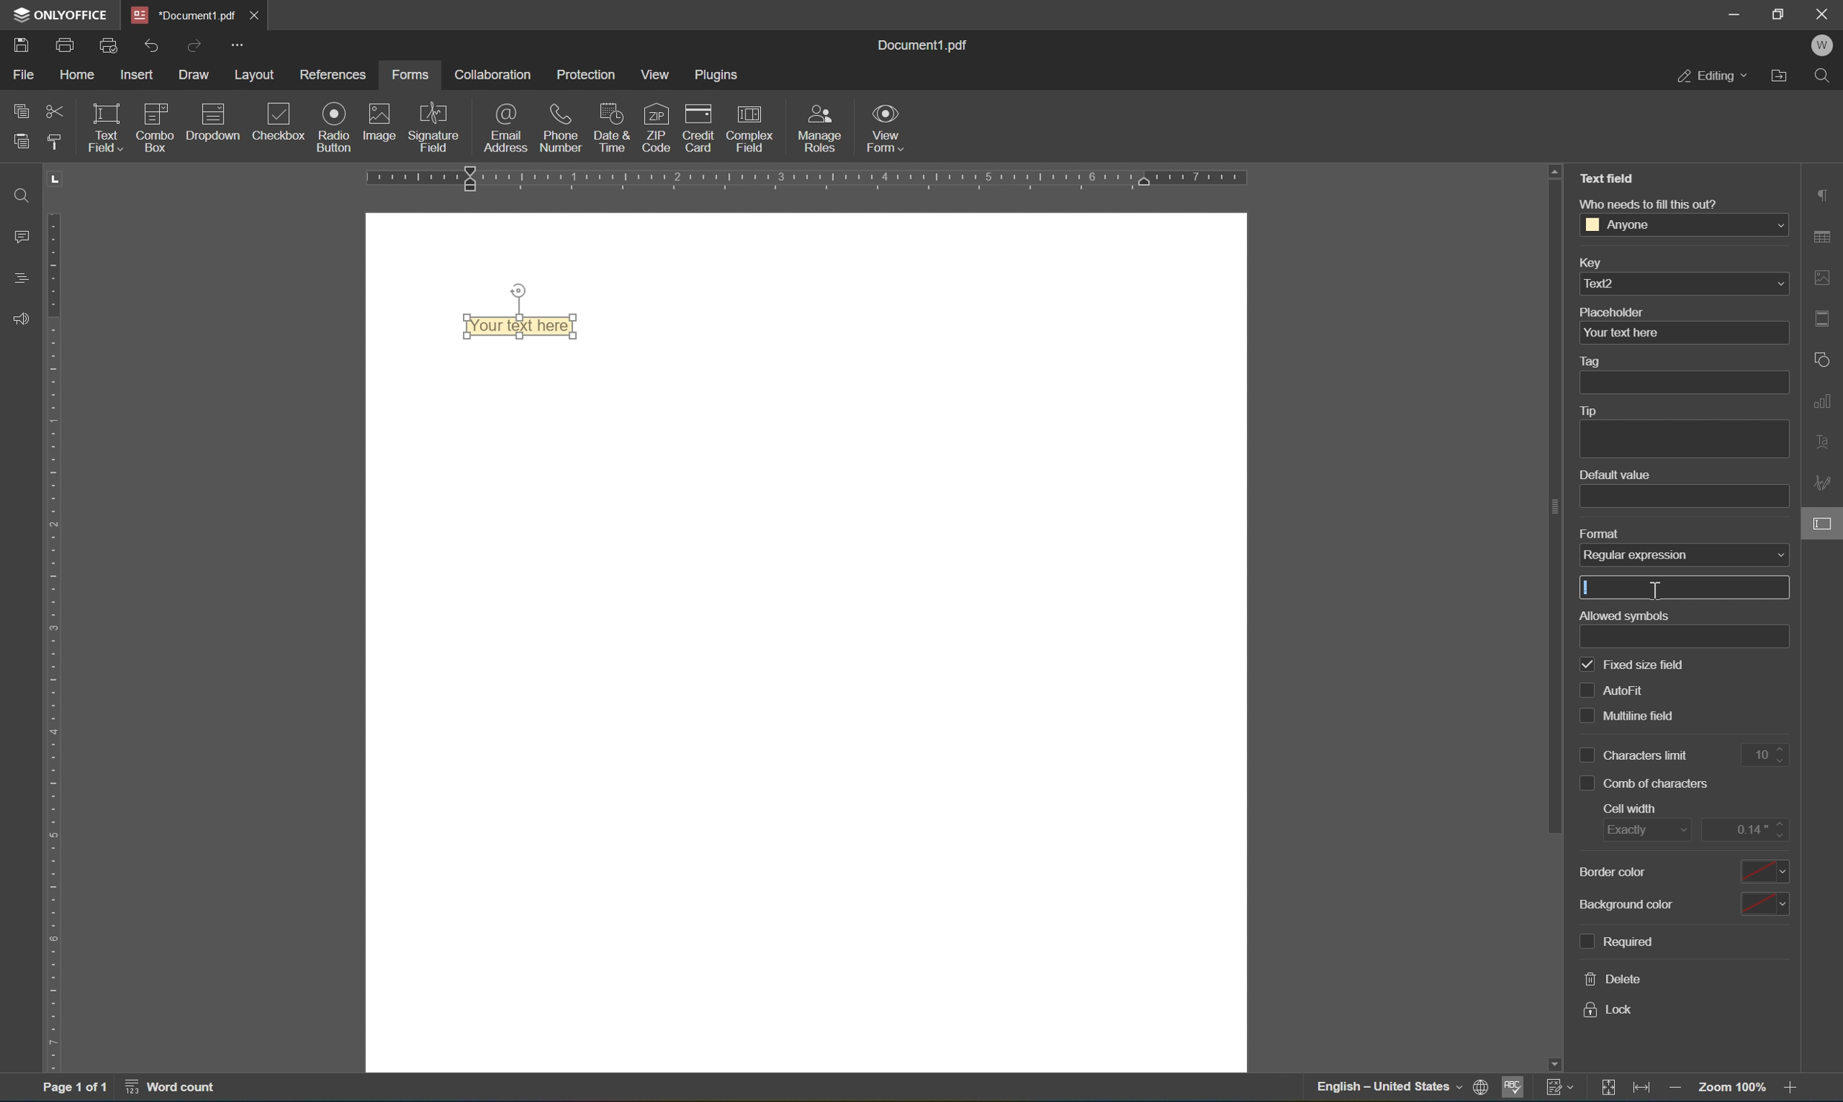  I want to click on ONLYOFFICE, so click(63, 14).